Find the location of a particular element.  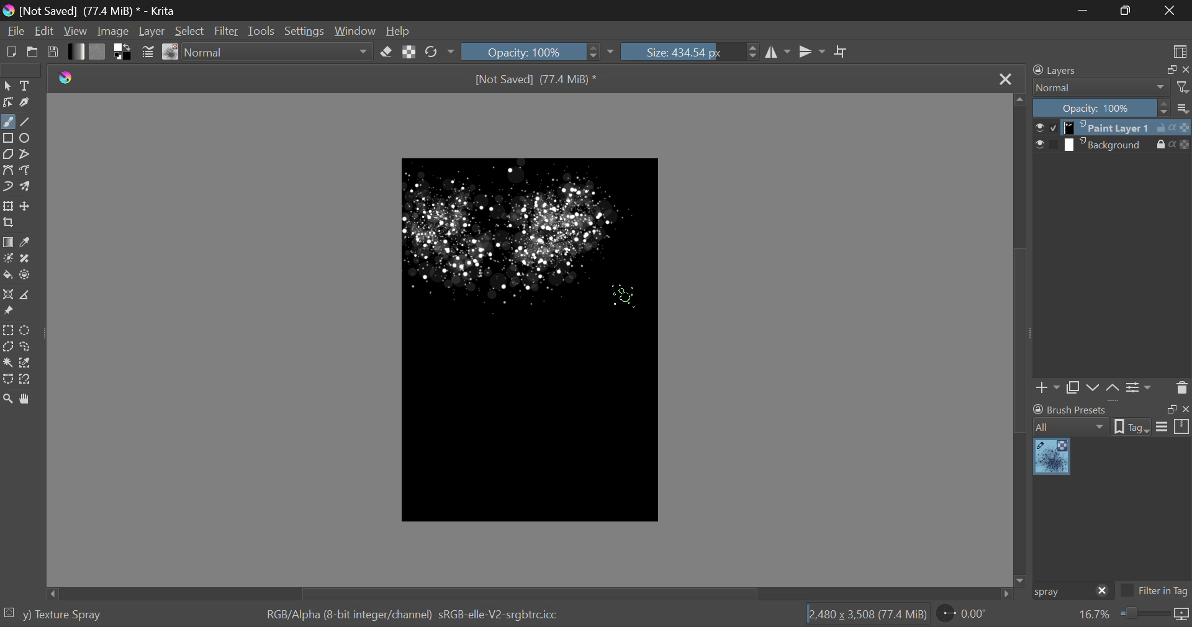

Continuous Fill is located at coordinates (7, 361).